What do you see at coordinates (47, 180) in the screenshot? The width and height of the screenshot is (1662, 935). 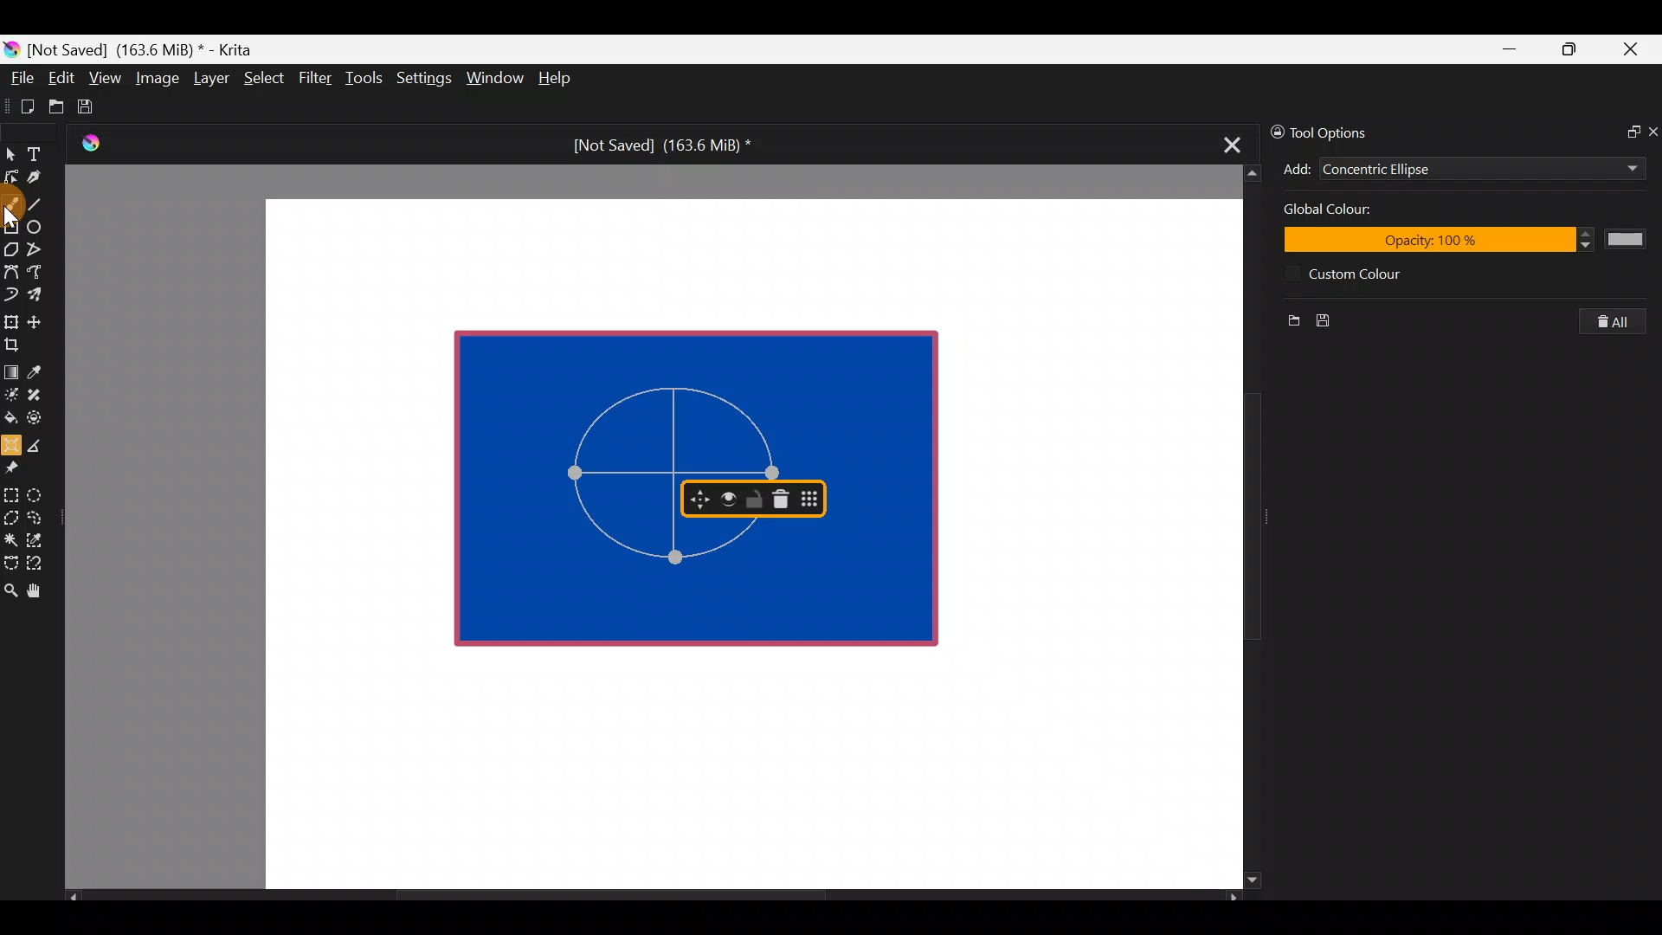 I see `Calligraphy` at bounding box center [47, 180].